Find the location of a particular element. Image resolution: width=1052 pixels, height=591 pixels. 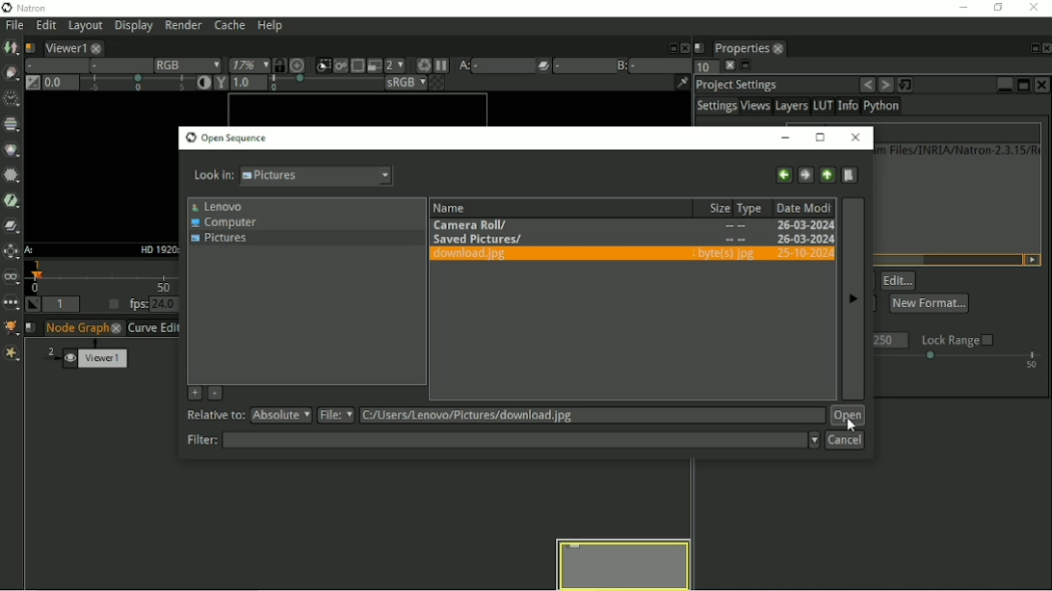

Script name is located at coordinates (699, 46).